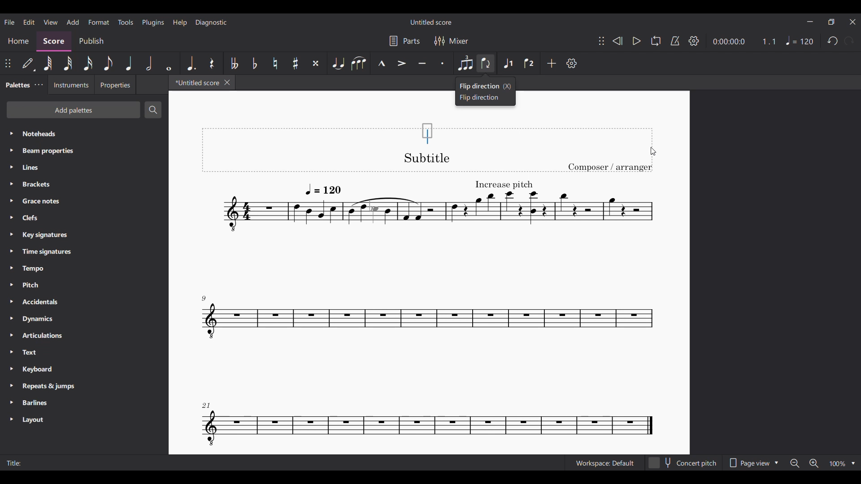 This screenshot has height=484, width=861. I want to click on Score, current section highlighted, so click(55, 41).